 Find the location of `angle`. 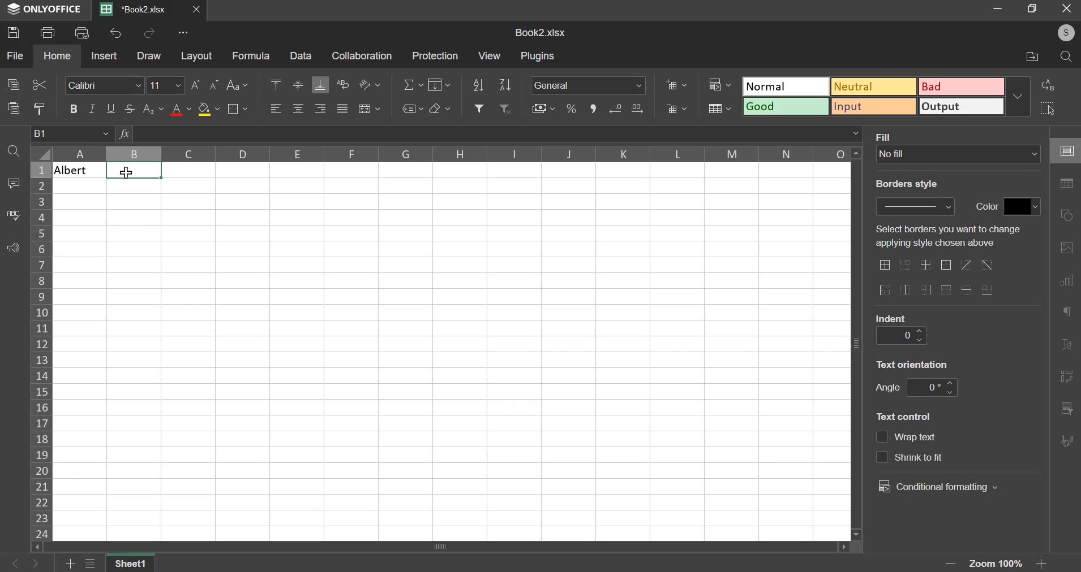

angle is located at coordinates (933, 388).